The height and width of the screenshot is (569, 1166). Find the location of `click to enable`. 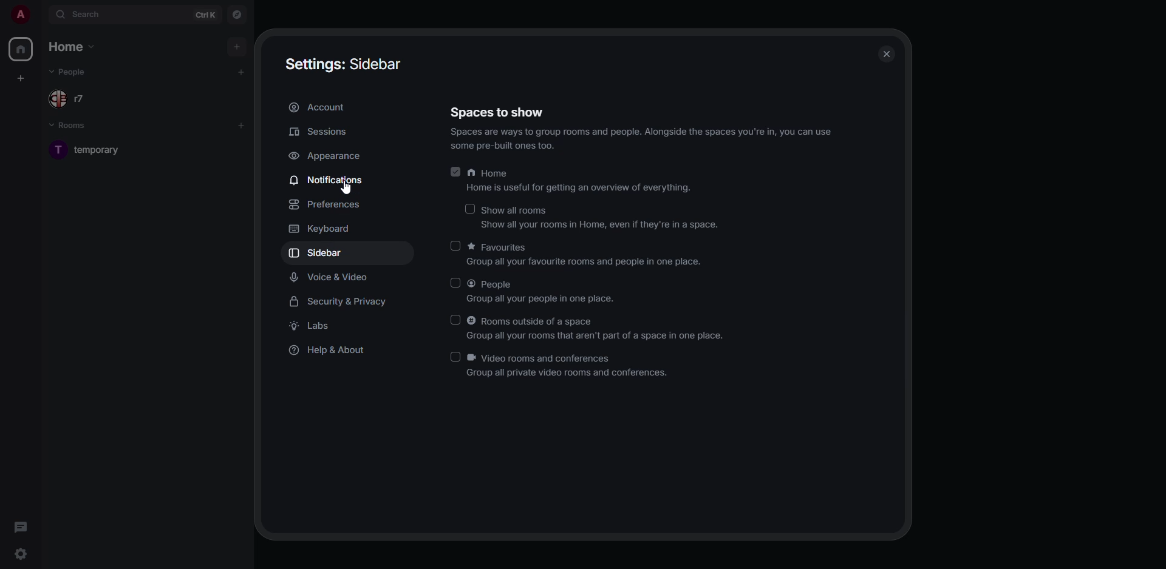

click to enable is located at coordinates (456, 283).